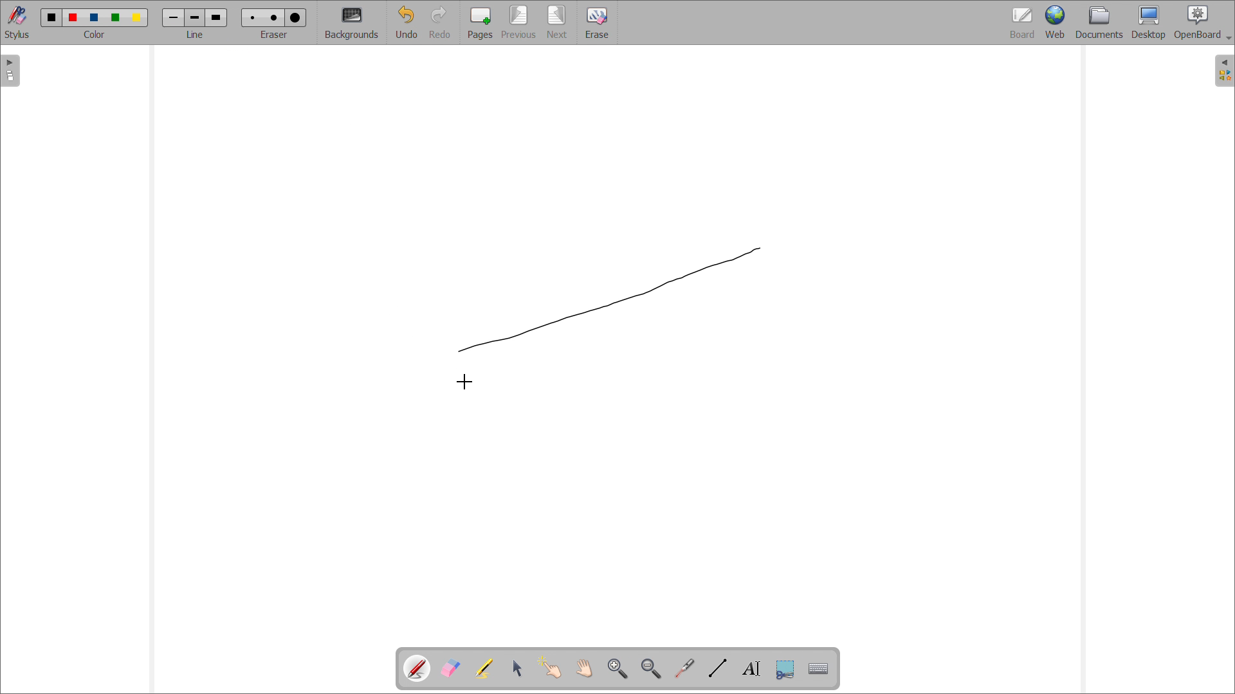  What do you see at coordinates (618, 668) in the screenshot?
I see `zoom in` at bounding box center [618, 668].